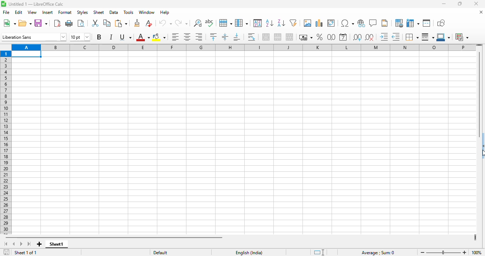 The image size is (485, 256). I want to click on export directly as PDF, so click(58, 23).